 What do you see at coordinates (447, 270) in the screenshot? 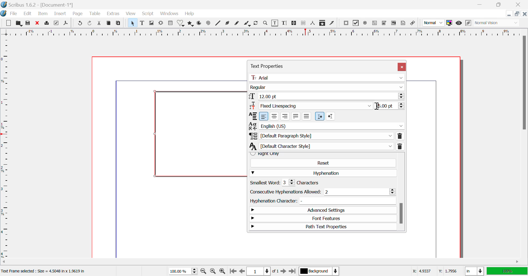
I see `Y: 1.7956` at bounding box center [447, 270].